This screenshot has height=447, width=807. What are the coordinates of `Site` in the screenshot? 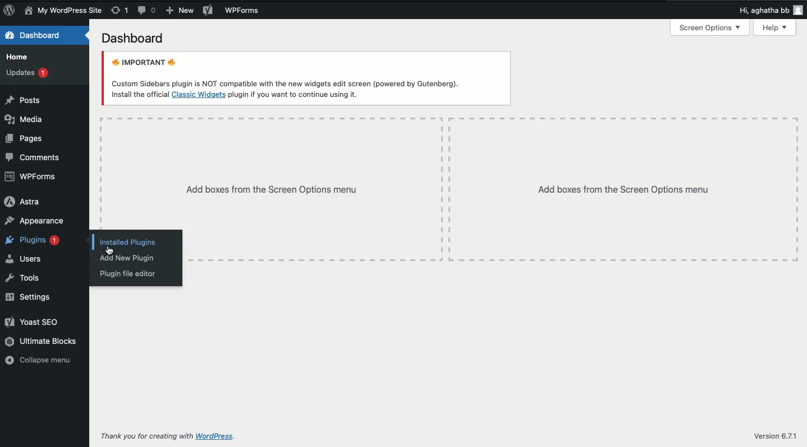 It's located at (63, 11).